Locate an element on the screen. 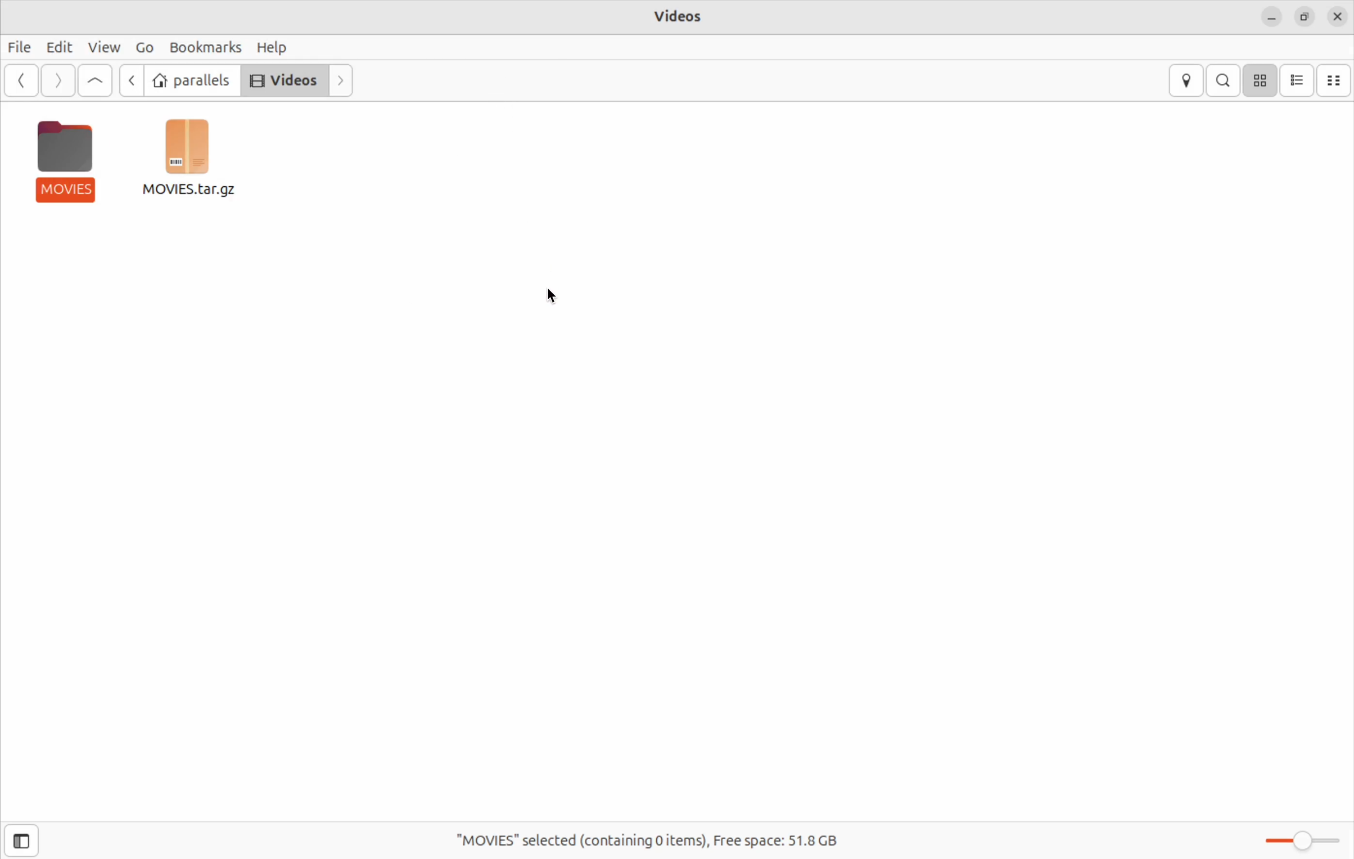 The width and height of the screenshot is (1354, 859). Go up is located at coordinates (96, 80).